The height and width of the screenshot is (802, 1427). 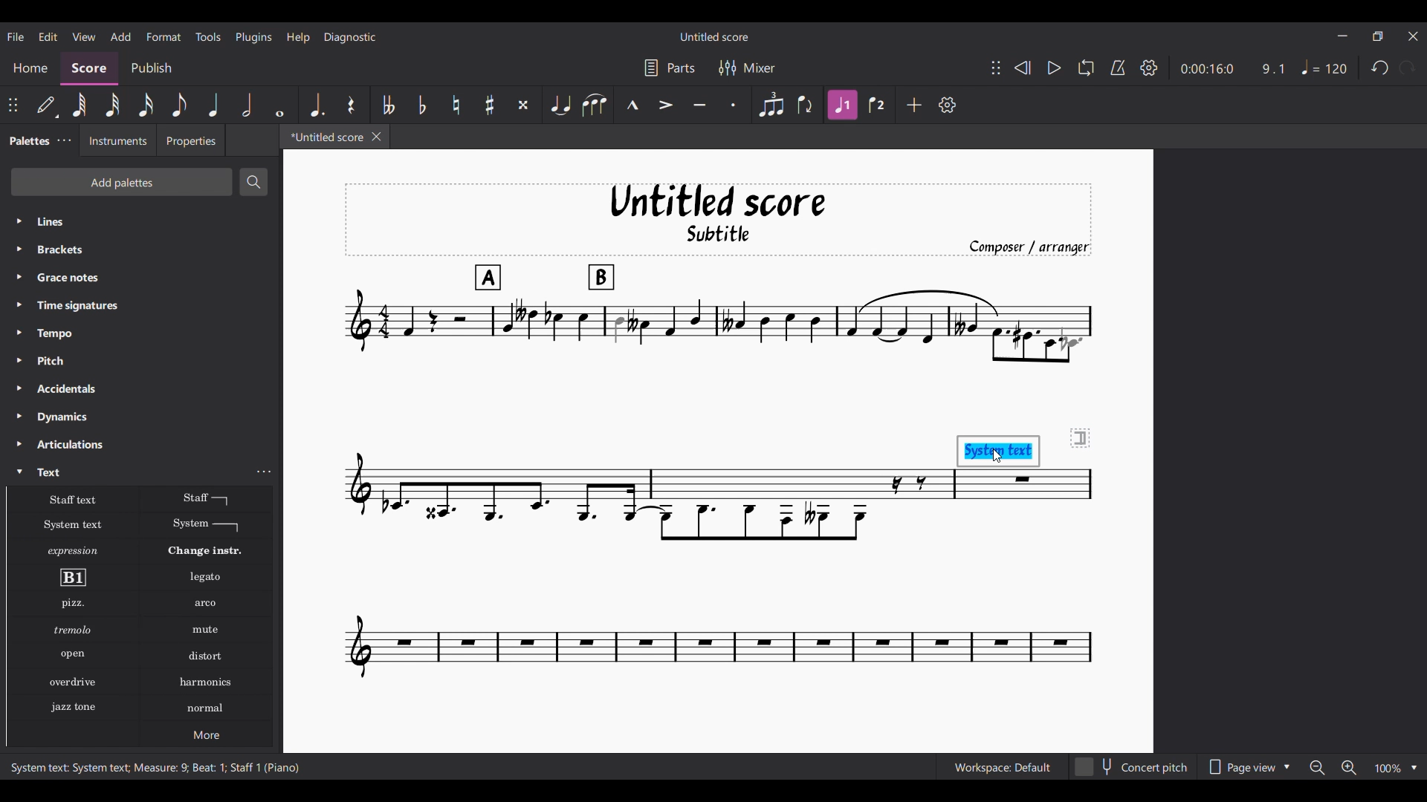 I want to click on System text, so click(x=998, y=451).